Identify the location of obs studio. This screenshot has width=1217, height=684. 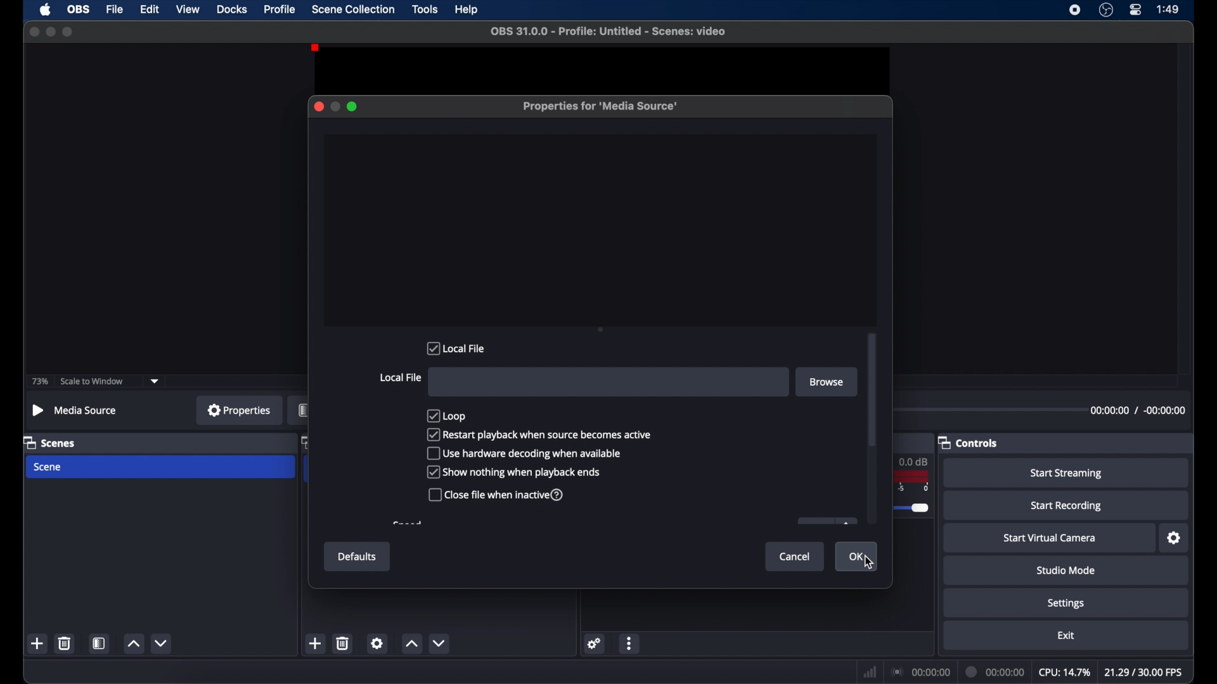
(1106, 10).